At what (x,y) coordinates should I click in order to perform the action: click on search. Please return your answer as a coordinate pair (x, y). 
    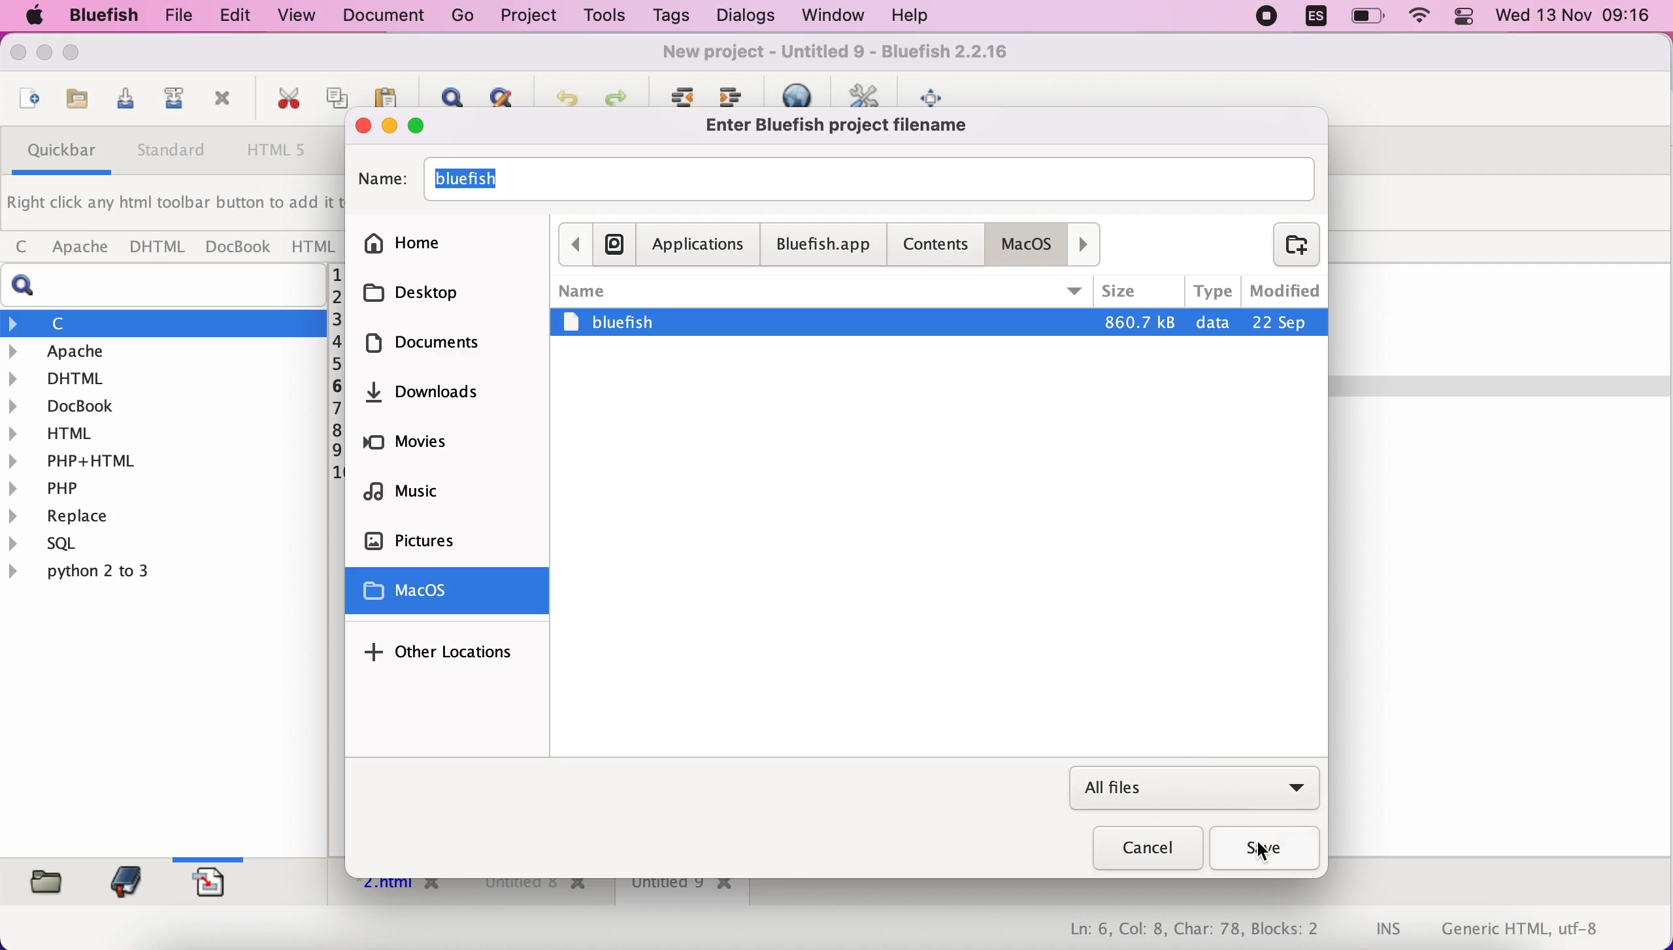
    Looking at the image, I should click on (169, 286).